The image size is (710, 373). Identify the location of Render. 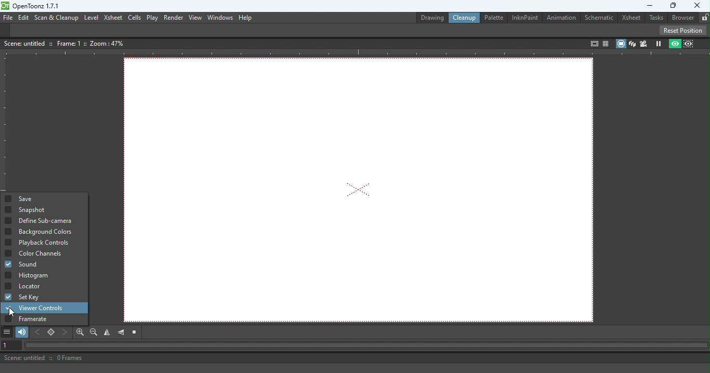
(172, 17).